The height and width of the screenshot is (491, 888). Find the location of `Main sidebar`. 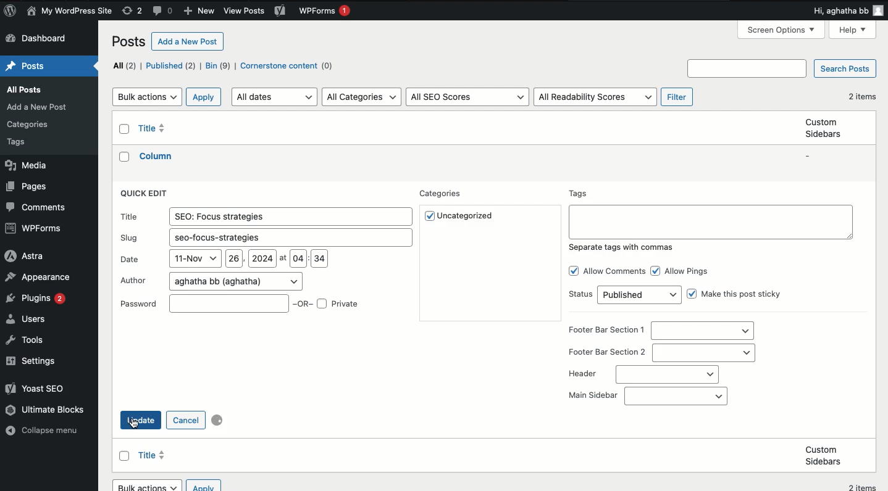

Main sidebar is located at coordinates (675, 396).